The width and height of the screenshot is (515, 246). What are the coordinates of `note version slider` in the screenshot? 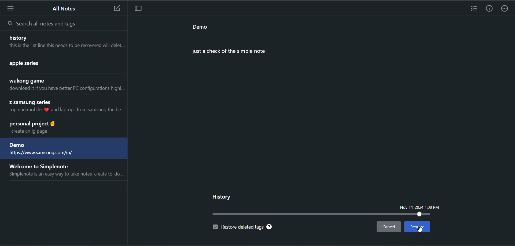 It's located at (322, 214).